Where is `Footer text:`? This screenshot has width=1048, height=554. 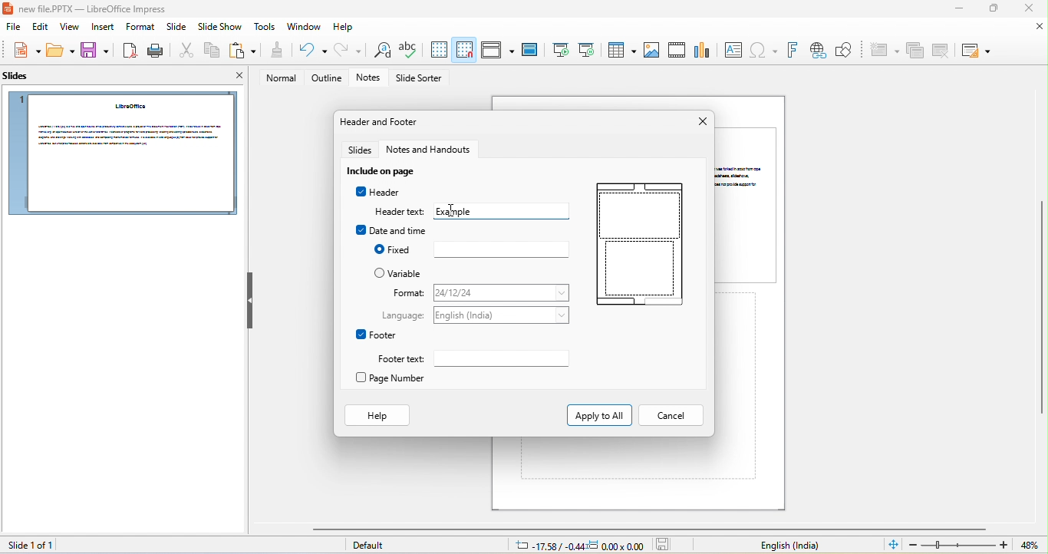 Footer text: is located at coordinates (397, 359).